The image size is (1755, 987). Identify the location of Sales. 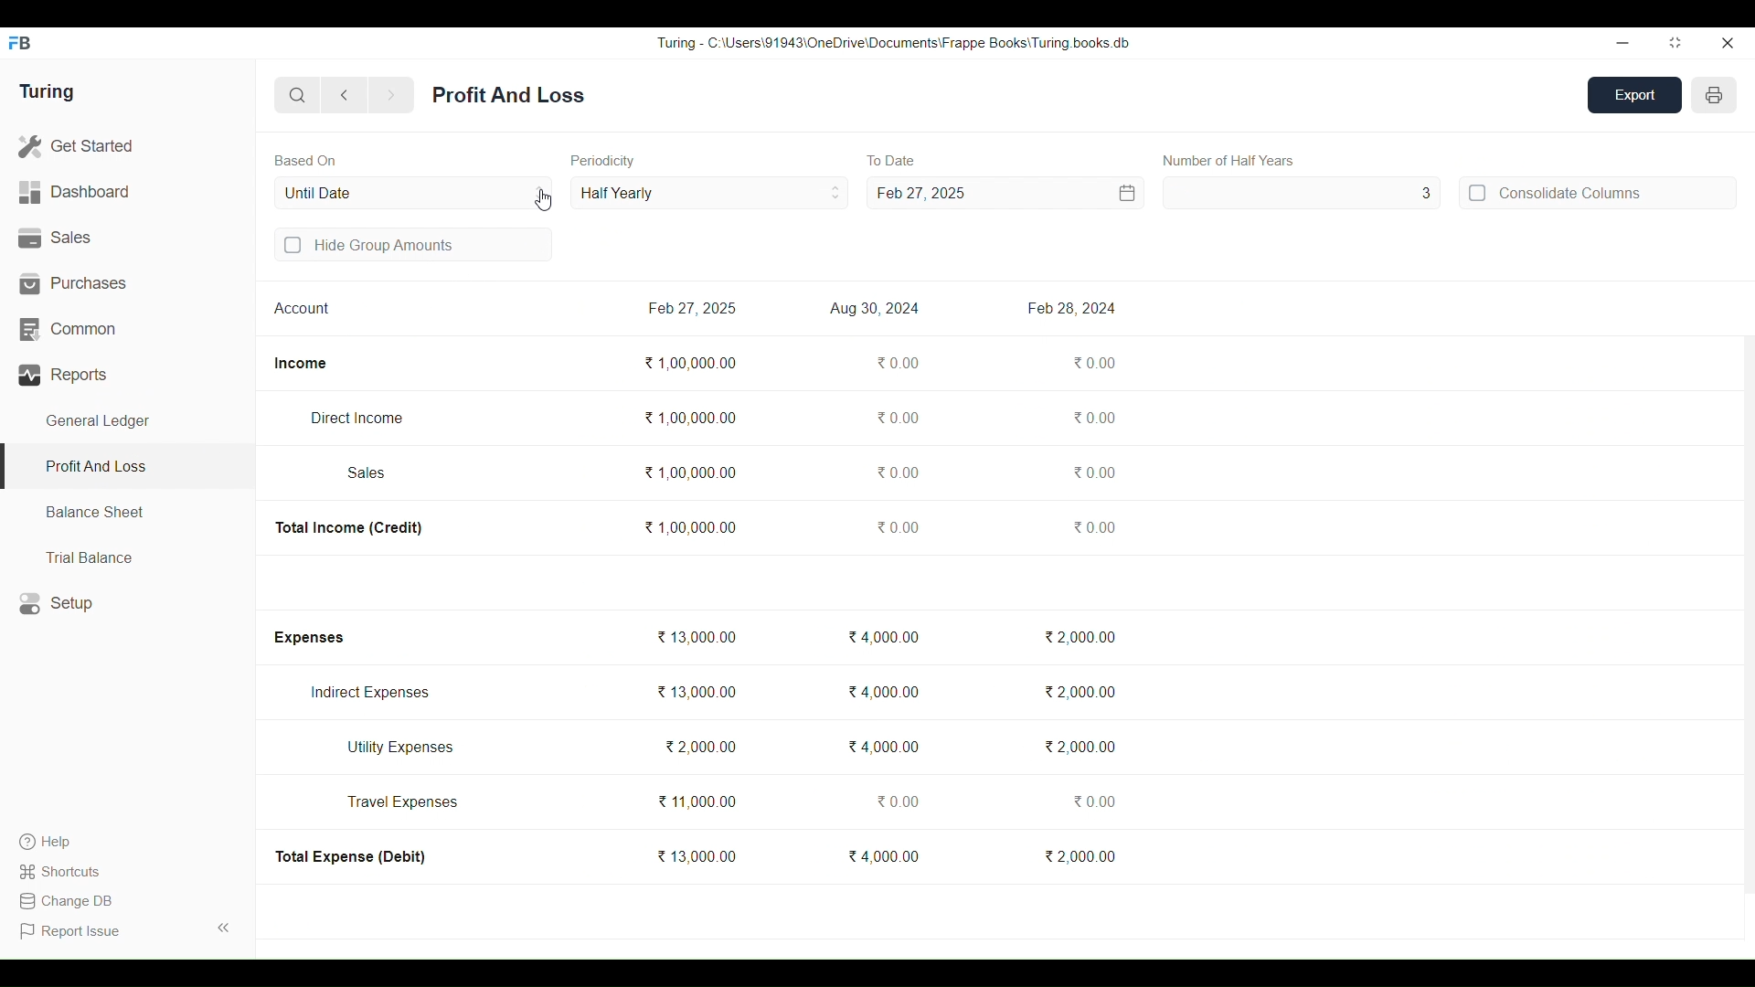
(127, 239).